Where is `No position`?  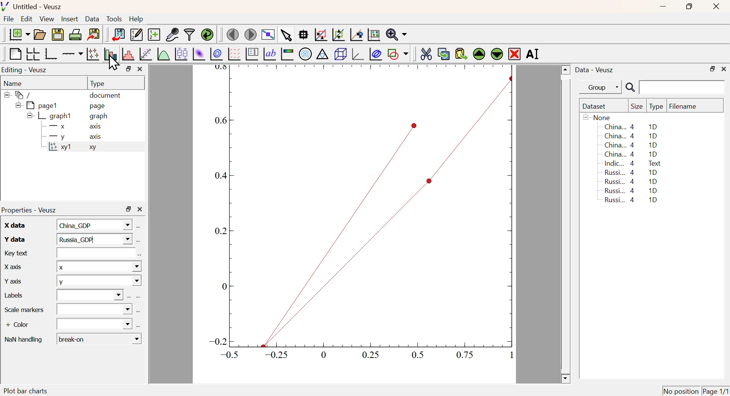 No position is located at coordinates (681, 391).